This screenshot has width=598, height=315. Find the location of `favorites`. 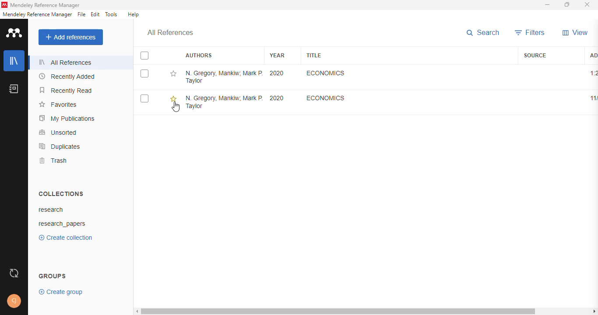

favorites is located at coordinates (58, 105).